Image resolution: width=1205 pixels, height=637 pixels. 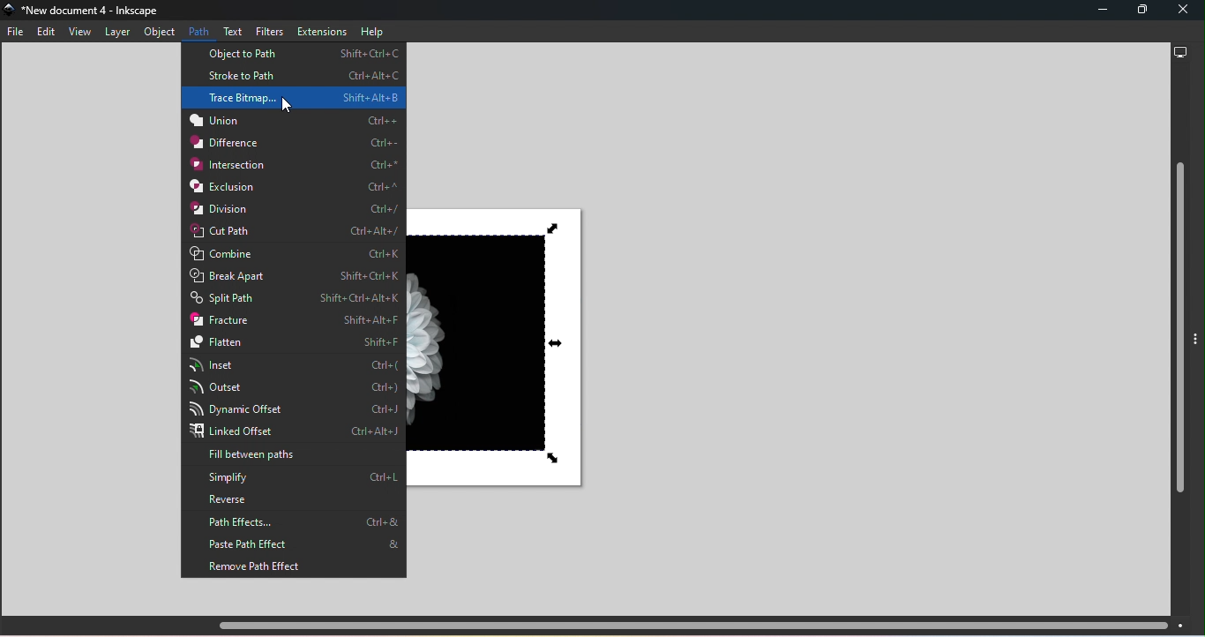 I want to click on Fracture , so click(x=295, y=319).